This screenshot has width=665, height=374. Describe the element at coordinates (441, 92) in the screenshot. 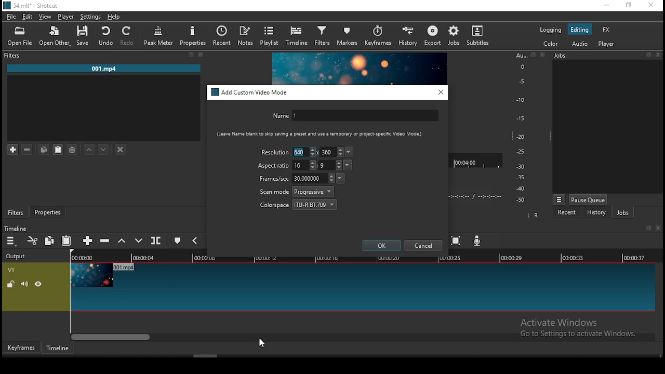

I see `close window` at that location.